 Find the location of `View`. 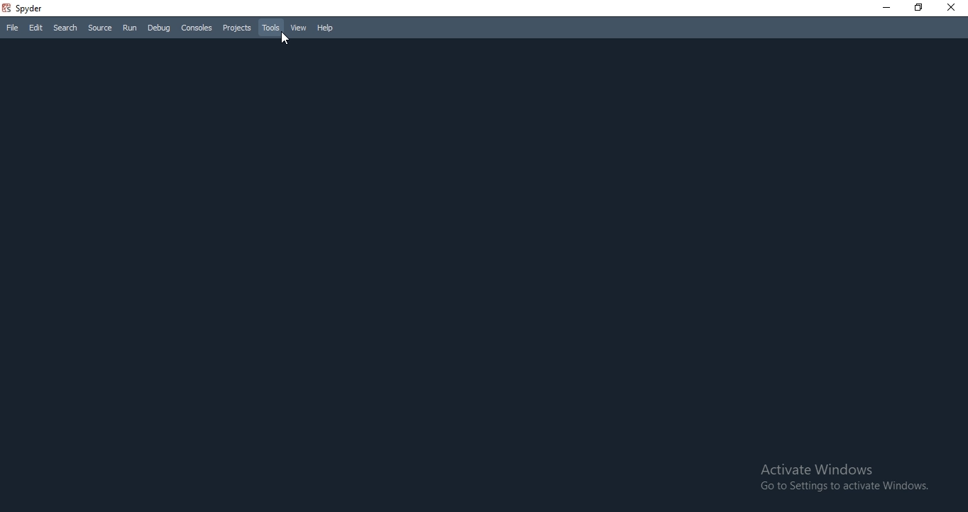

View is located at coordinates (297, 28).